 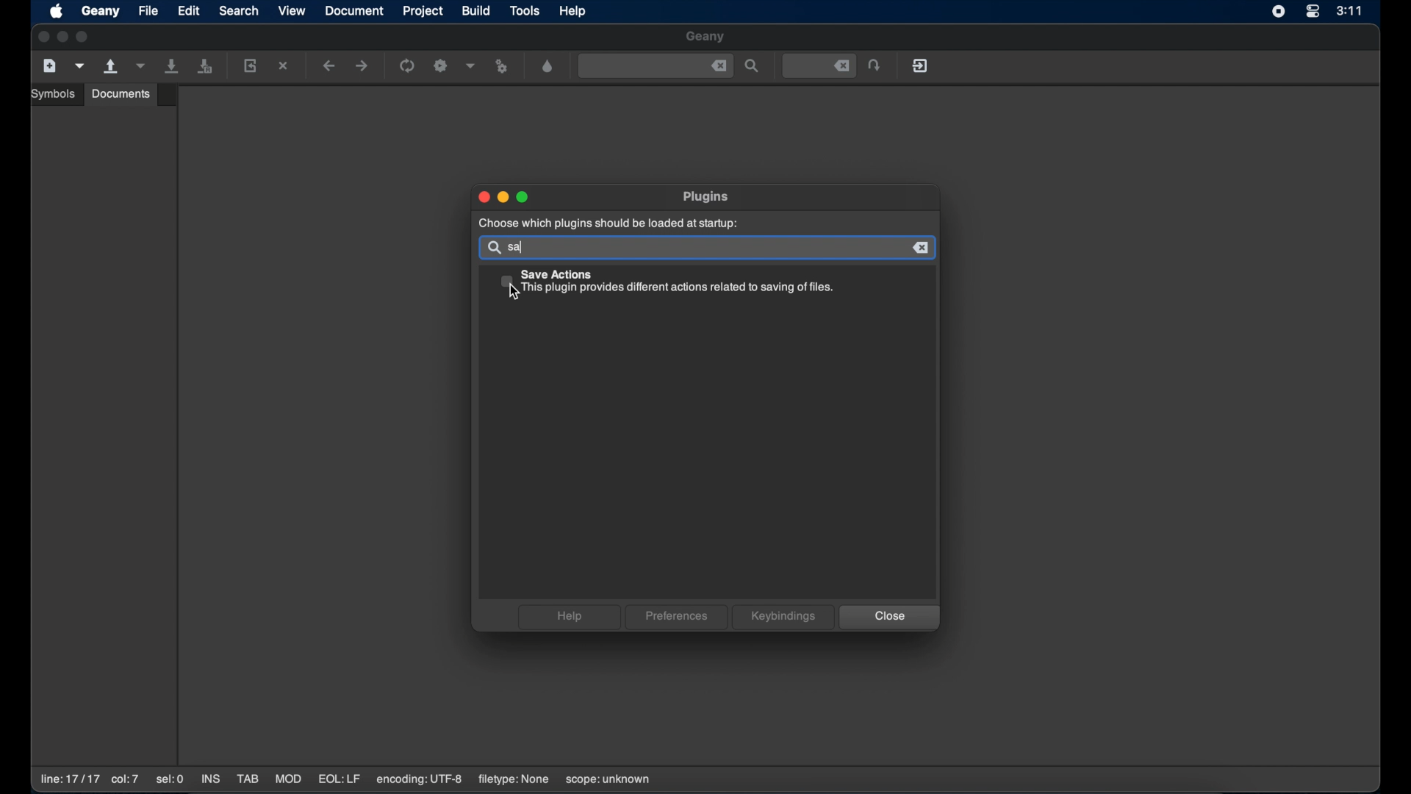 What do you see at coordinates (519, 248) in the screenshot?
I see `sa` at bounding box center [519, 248].